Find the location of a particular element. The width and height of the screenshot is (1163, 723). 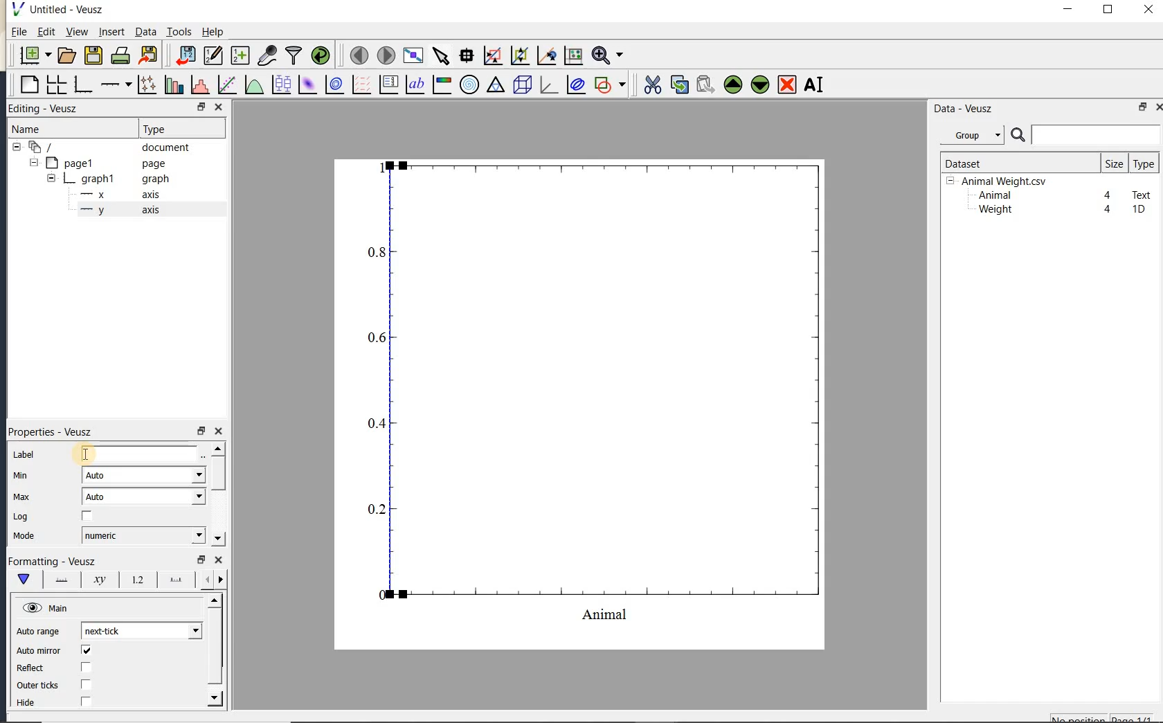

type is located at coordinates (1143, 163).